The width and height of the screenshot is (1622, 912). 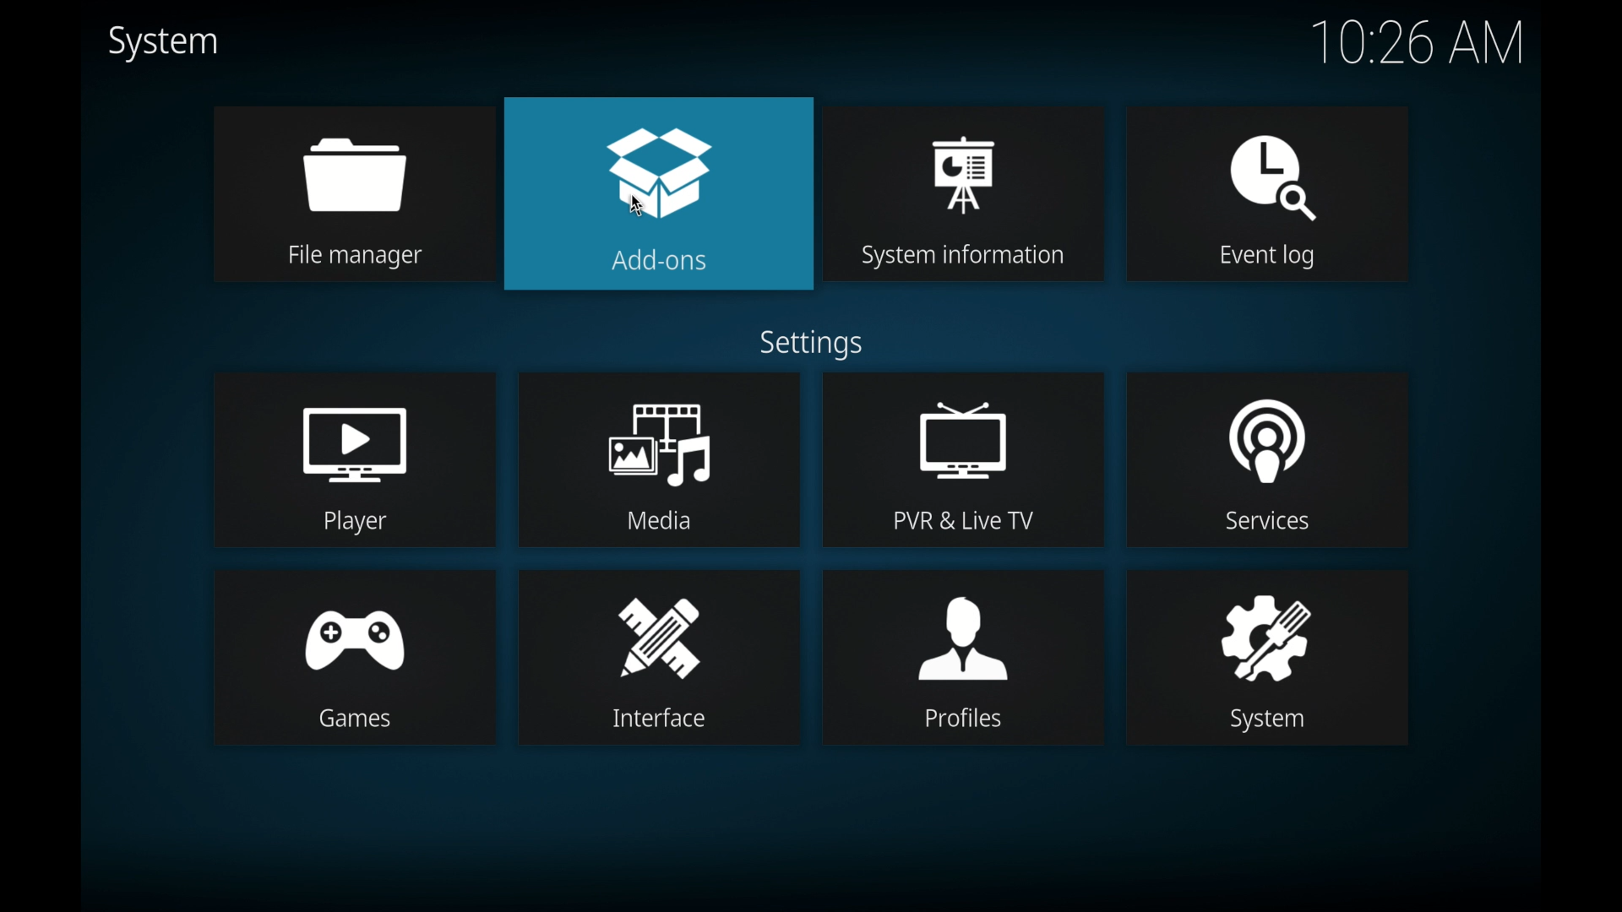 What do you see at coordinates (660, 459) in the screenshot?
I see `media` at bounding box center [660, 459].